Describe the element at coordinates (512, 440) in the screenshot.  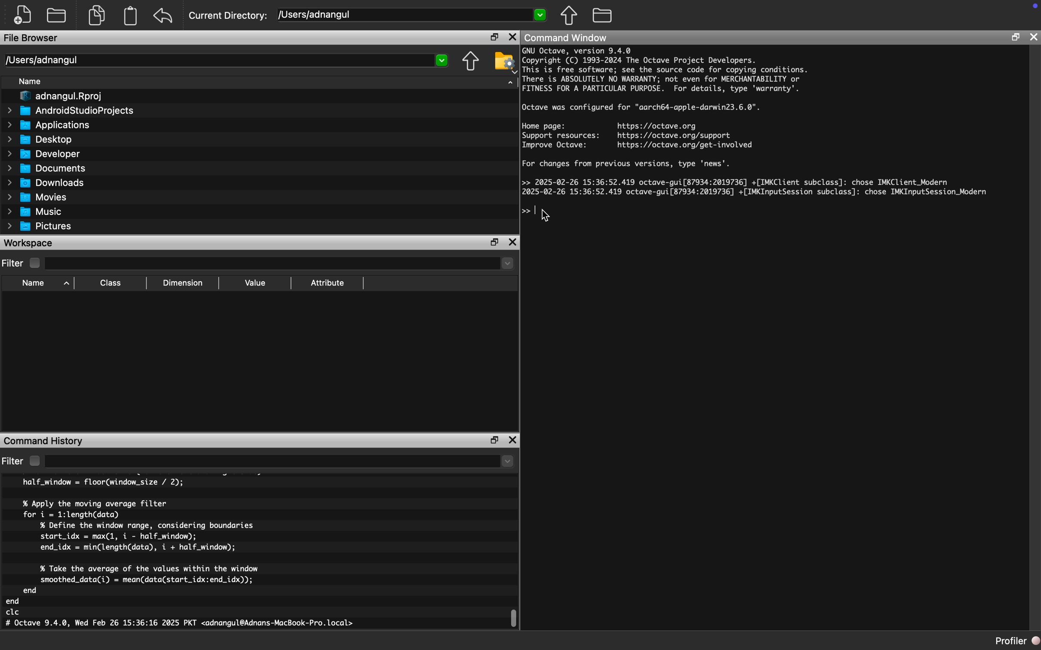
I see `Close` at that location.